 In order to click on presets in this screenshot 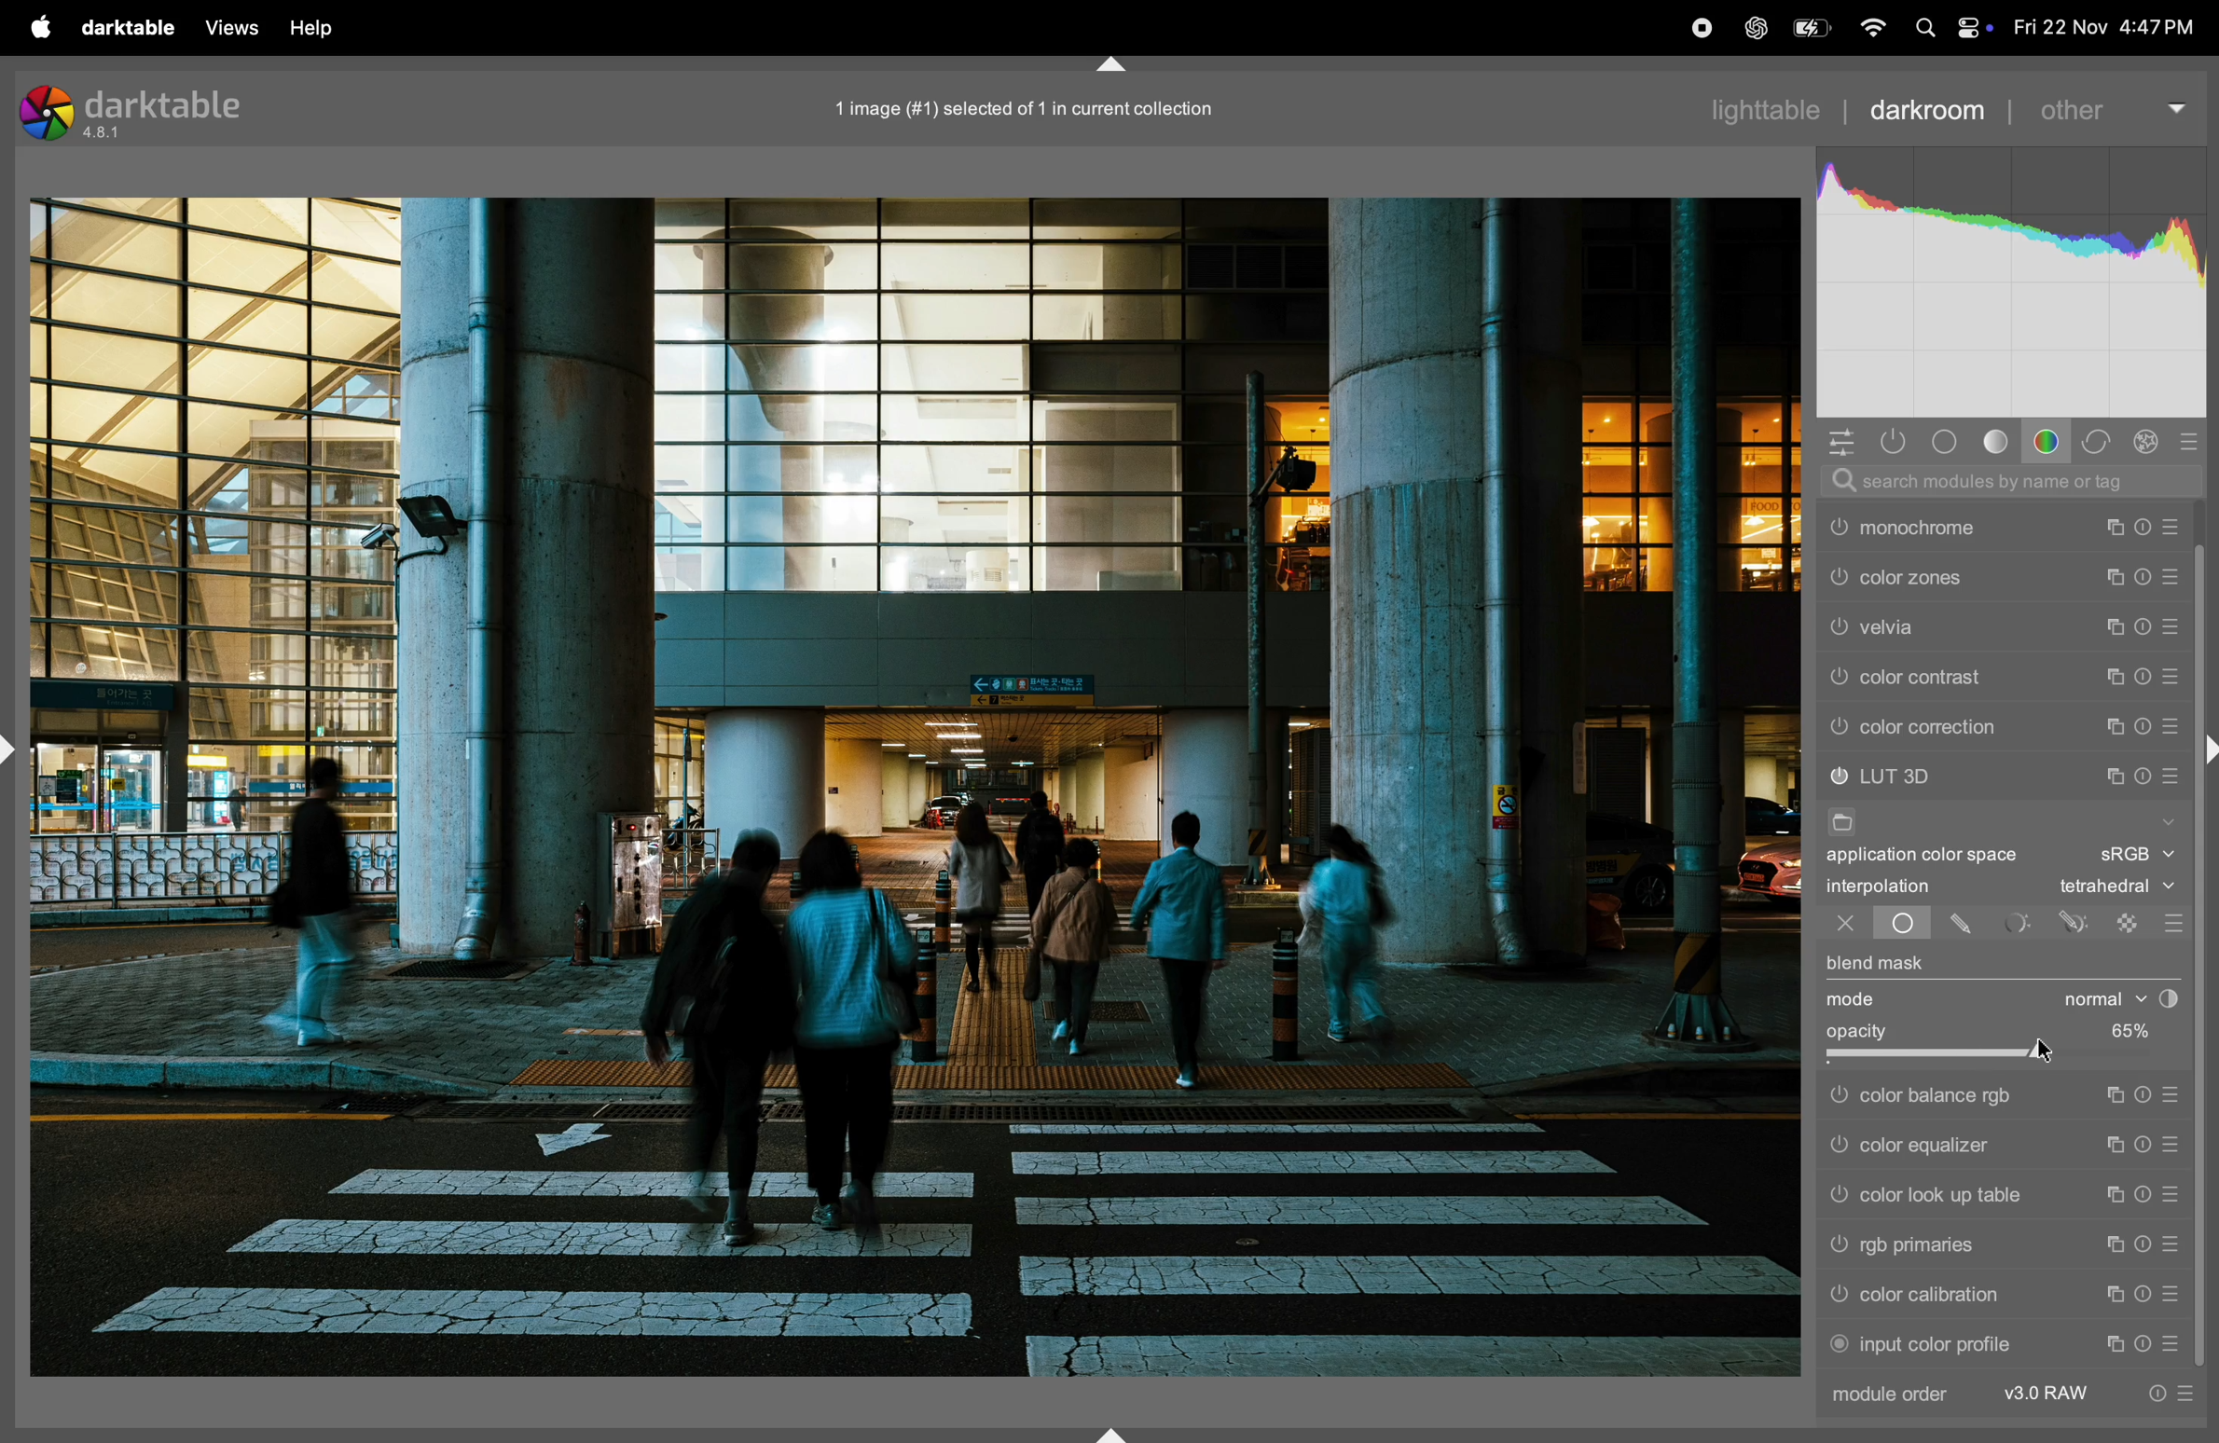, I will do `click(2170, 1194)`.